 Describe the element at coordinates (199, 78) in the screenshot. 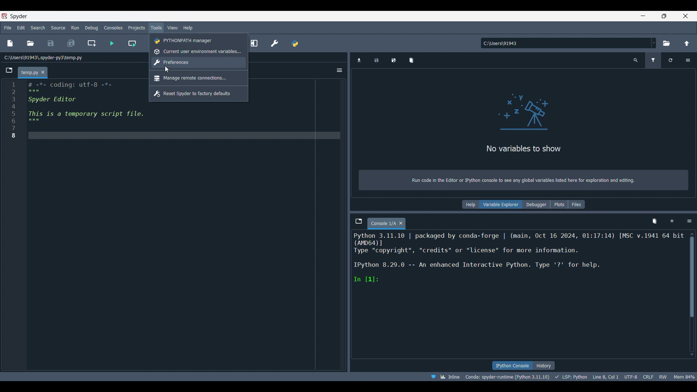

I see `Manage remote connections` at that location.